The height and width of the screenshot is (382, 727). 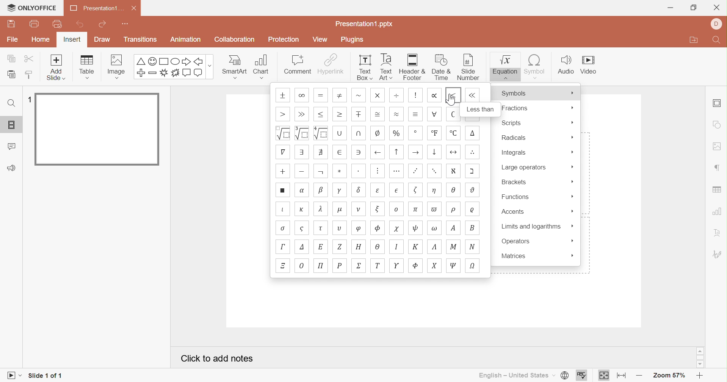 I want to click on Draw, so click(x=102, y=40).